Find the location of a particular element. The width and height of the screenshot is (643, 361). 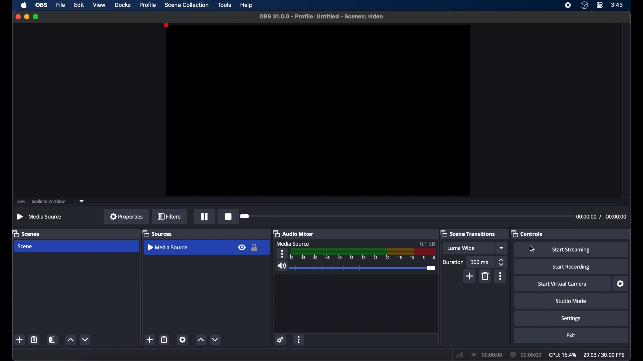

scale  to window is located at coordinates (49, 202).